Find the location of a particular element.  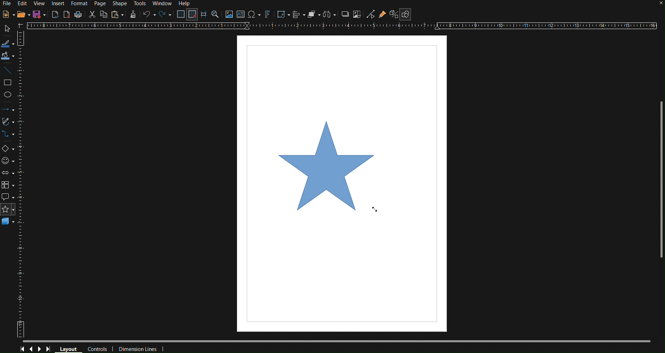

Copy is located at coordinates (103, 15).